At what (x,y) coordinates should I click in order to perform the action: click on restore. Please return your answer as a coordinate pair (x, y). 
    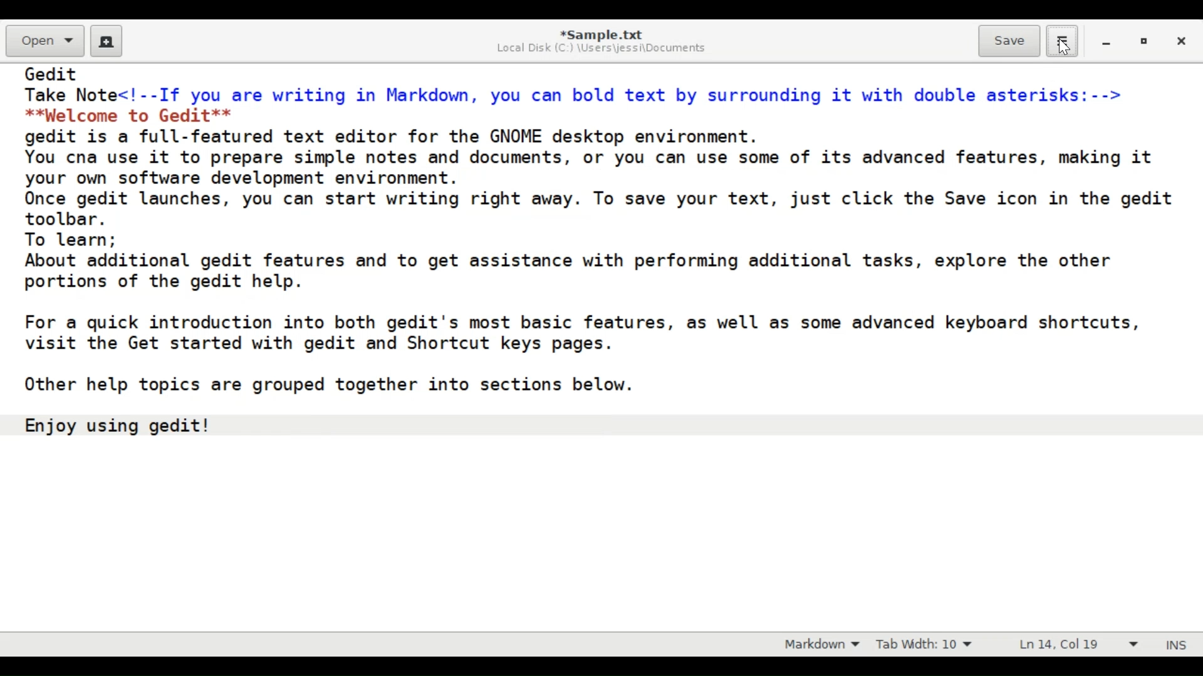
    Looking at the image, I should click on (1144, 43).